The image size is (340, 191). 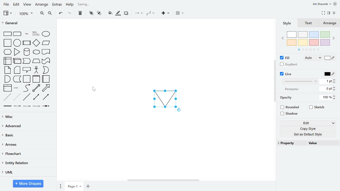 I want to click on collapse, so click(x=334, y=13).